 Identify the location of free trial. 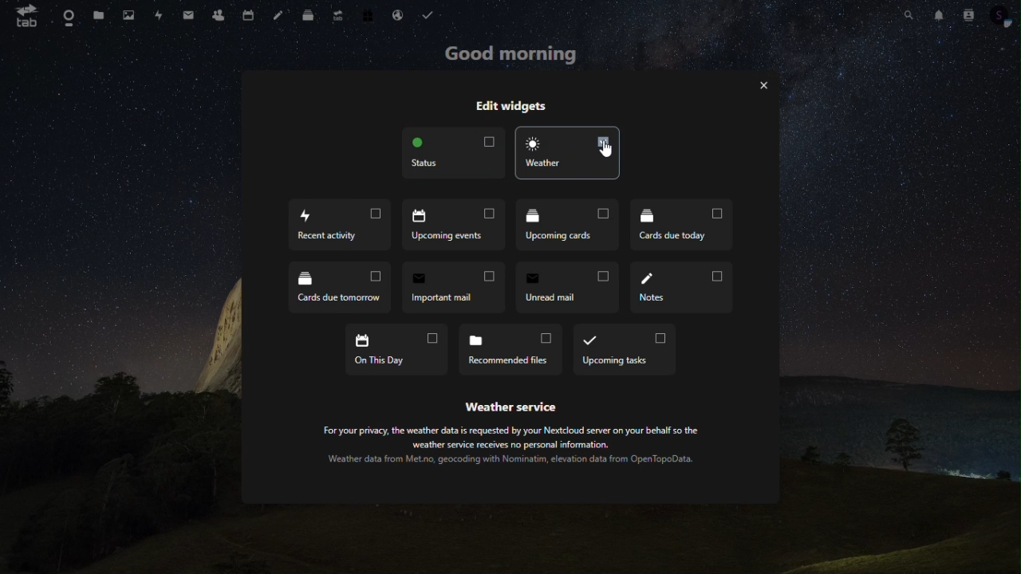
(370, 14).